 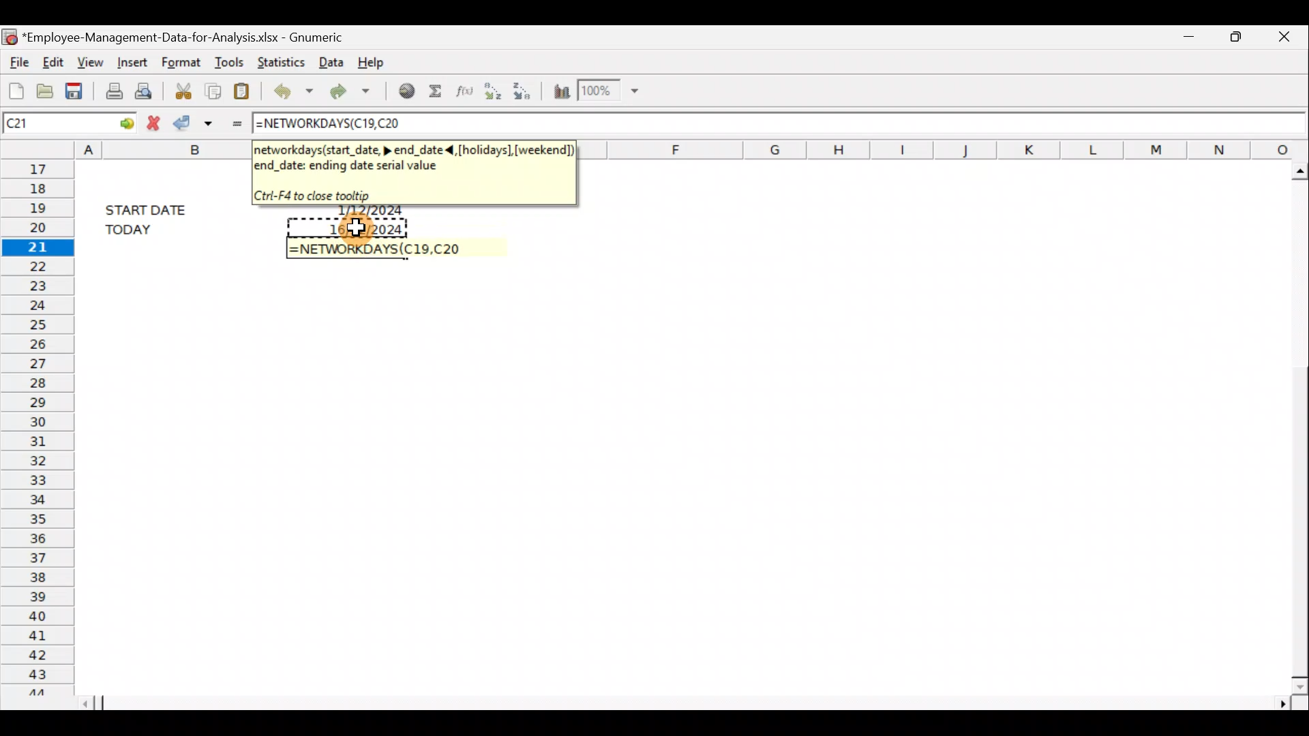 What do you see at coordinates (611, 91) in the screenshot?
I see `Zoom` at bounding box center [611, 91].